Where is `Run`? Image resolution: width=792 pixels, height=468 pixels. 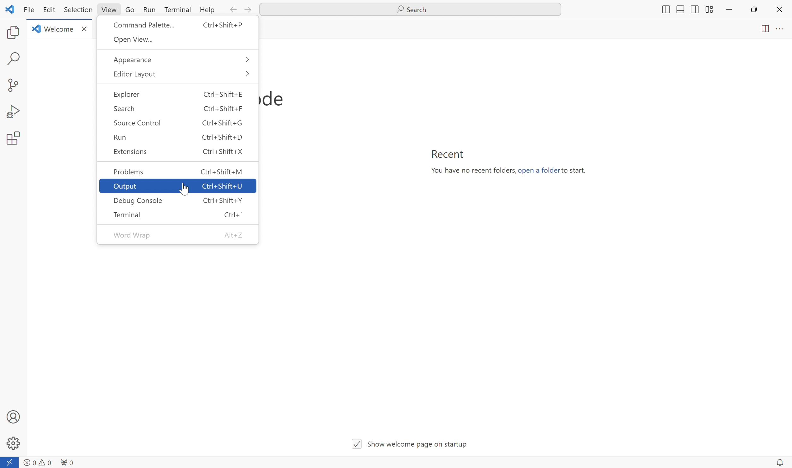 Run is located at coordinates (150, 9).